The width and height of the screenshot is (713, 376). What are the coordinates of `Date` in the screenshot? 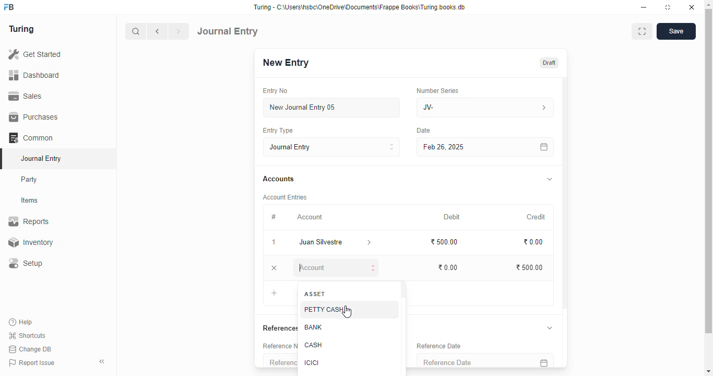 It's located at (424, 130).